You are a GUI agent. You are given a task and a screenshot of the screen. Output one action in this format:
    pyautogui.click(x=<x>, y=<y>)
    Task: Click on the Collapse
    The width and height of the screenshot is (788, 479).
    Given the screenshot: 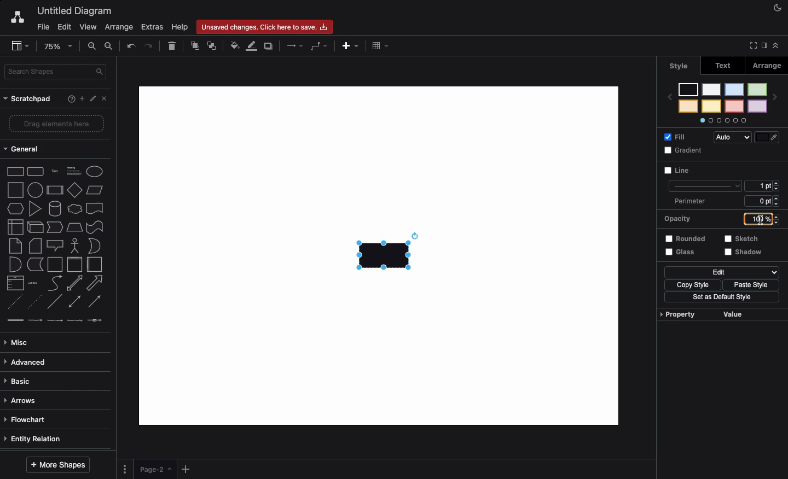 What is the action you would take?
    pyautogui.click(x=775, y=46)
    